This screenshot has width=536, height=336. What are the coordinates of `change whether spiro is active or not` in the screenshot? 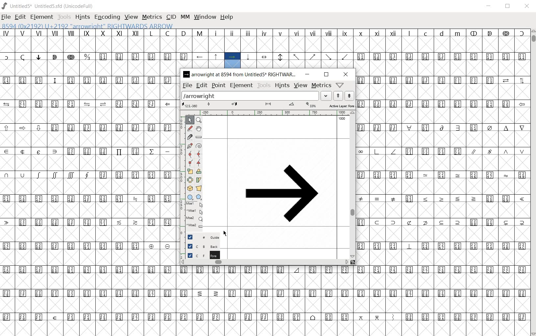 It's located at (199, 145).